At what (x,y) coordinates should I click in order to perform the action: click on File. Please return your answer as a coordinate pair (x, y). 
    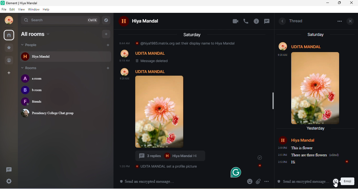
    Looking at the image, I should click on (4, 9).